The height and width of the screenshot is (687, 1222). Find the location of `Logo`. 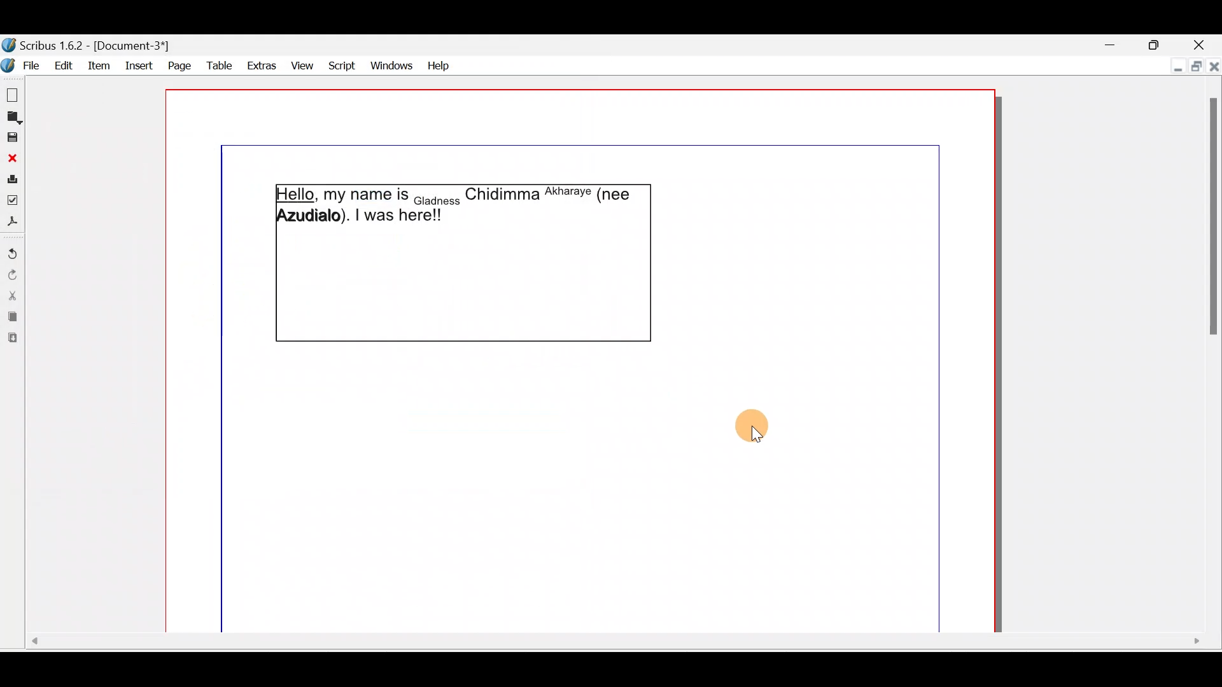

Logo is located at coordinates (8, 66).